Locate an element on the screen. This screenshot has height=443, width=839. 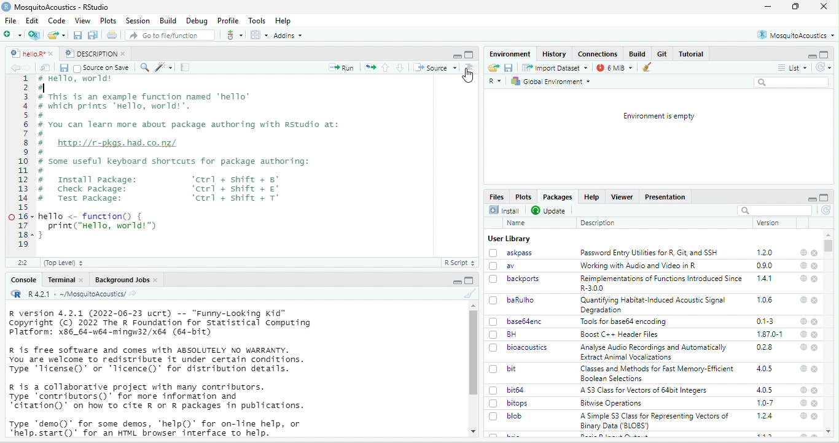
Description is located at coordinates (598, 223).